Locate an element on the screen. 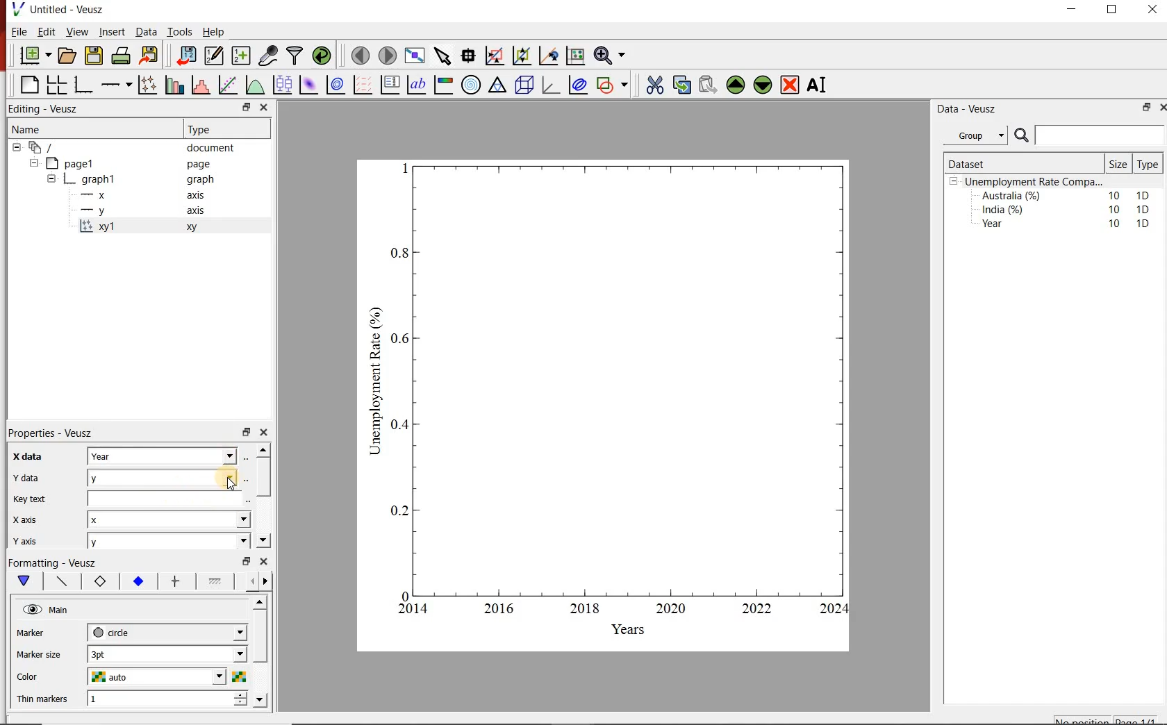 The image size is (1167, 725). Year 10 1D is located at coordinates (1070, 225).